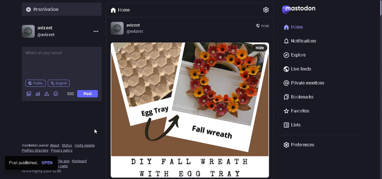 The image size is (382, 179). What do you see at coordinates (71, 94) in the screenshot?
I see `word limit` at bounding box center [71, 94].